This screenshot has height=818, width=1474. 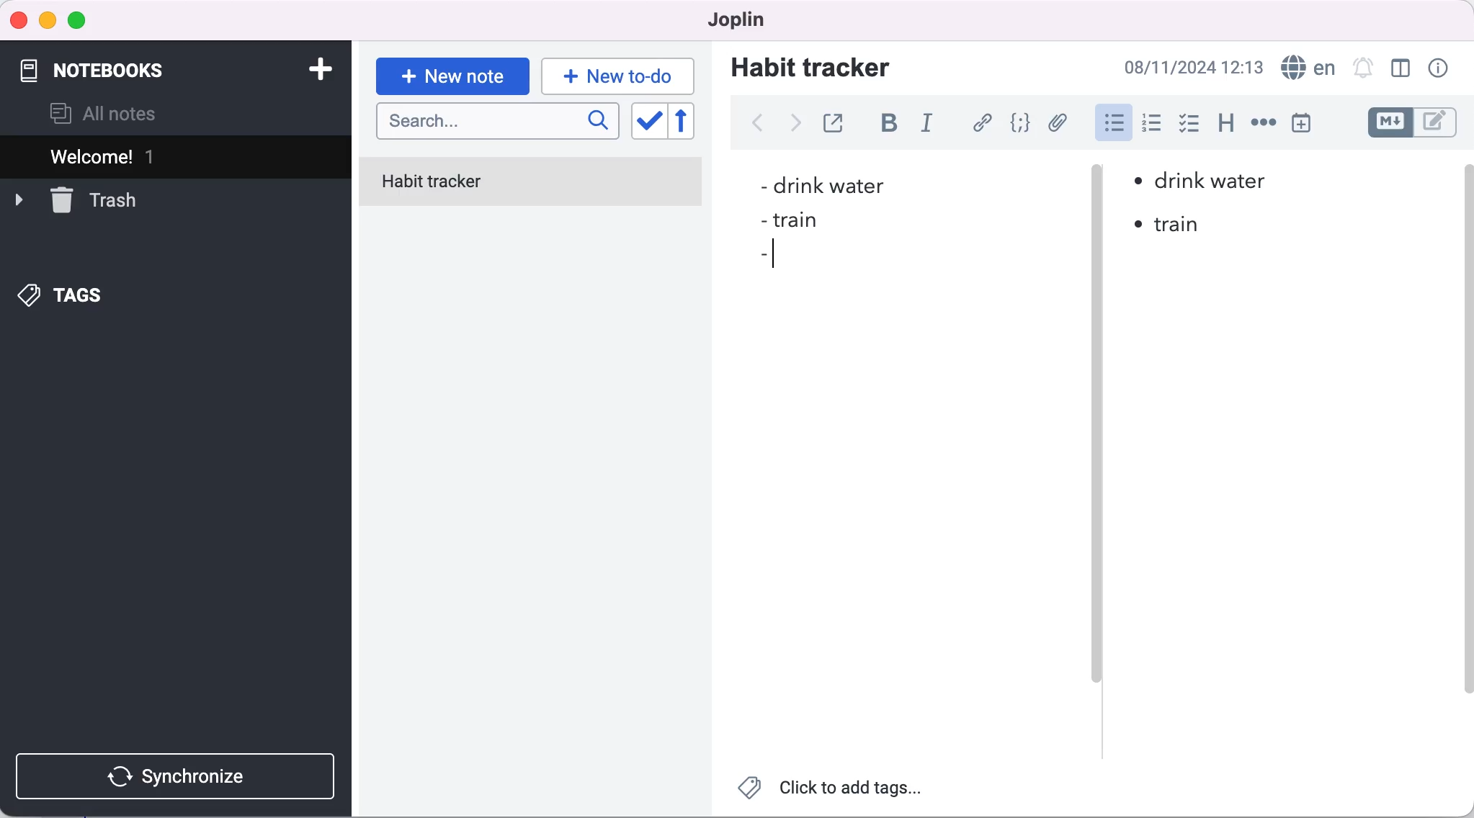 What do you see at coordinates (756, 123) in the screenshot?
I see `back` at bounding box center [756, 123].